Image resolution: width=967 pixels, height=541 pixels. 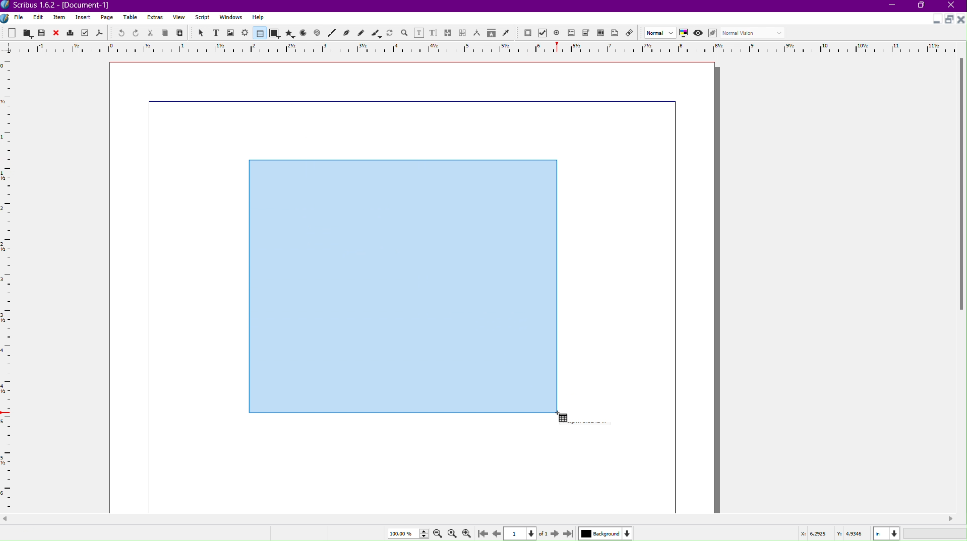 What do you see at coordinates (632, 34) in the screenshot?
I see `Link Annotation` at bounding box center [632, 34].